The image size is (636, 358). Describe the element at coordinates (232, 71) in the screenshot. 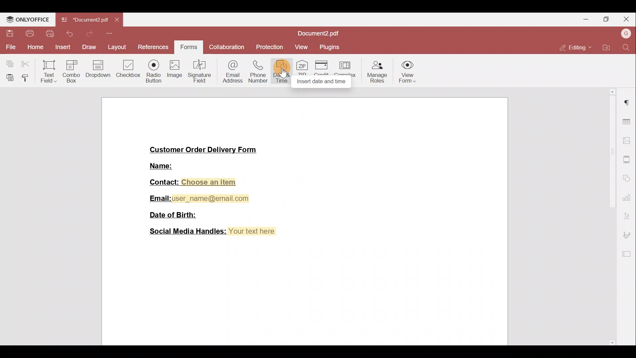

I see `Email address` at that location.